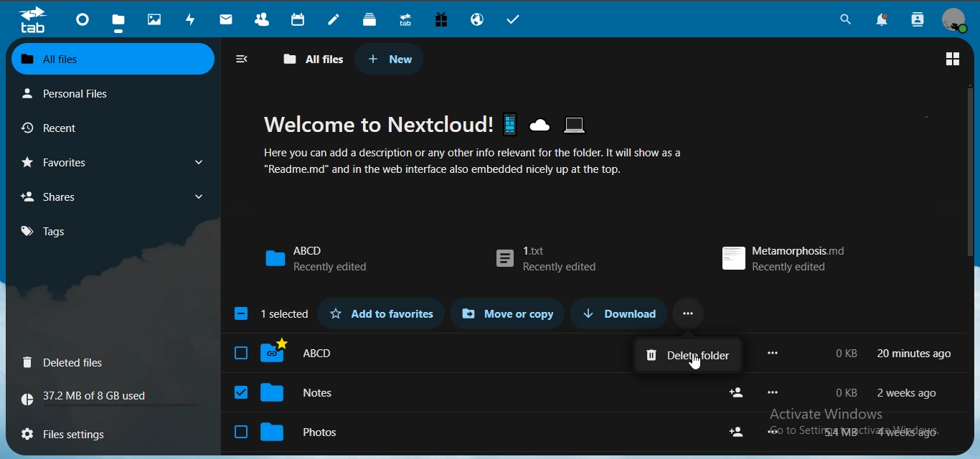 This screenshot has height=459, width=980. What do you see at coordinates (428, 123) in the screenshot?
I see `Welcome to Nextcloud!` at bounding box center [428, 123].